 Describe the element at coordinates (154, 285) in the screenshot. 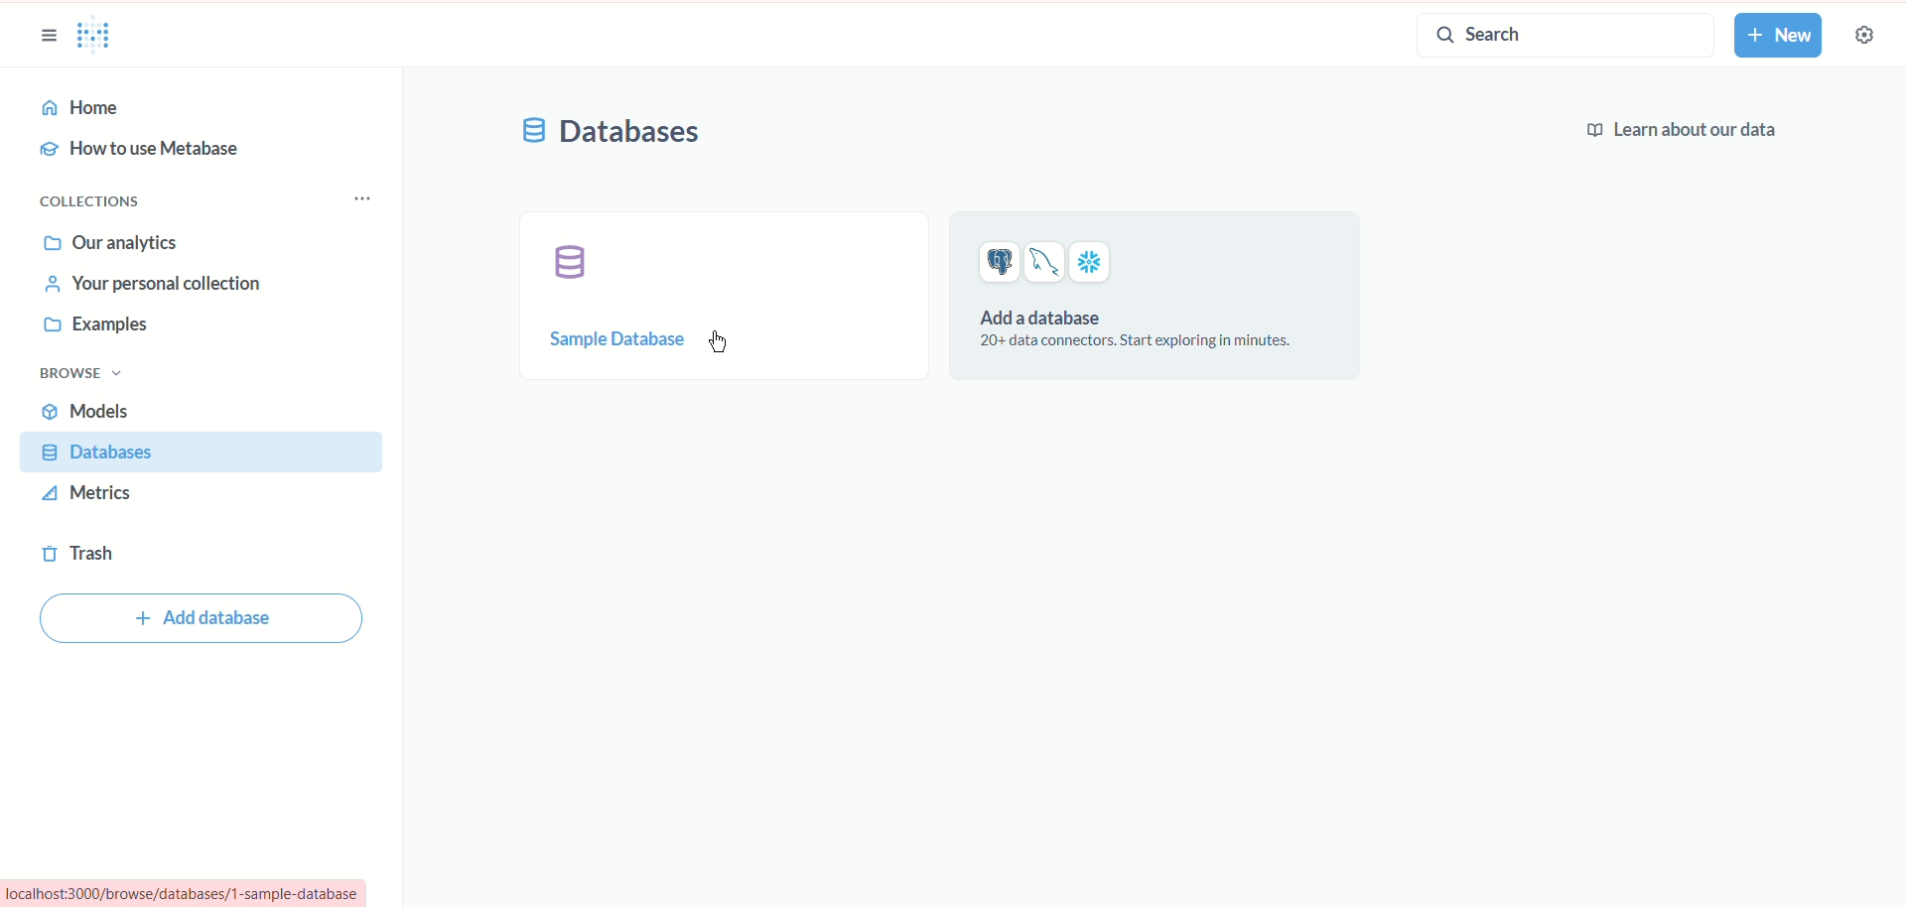

I see `your personal collection` at that location.